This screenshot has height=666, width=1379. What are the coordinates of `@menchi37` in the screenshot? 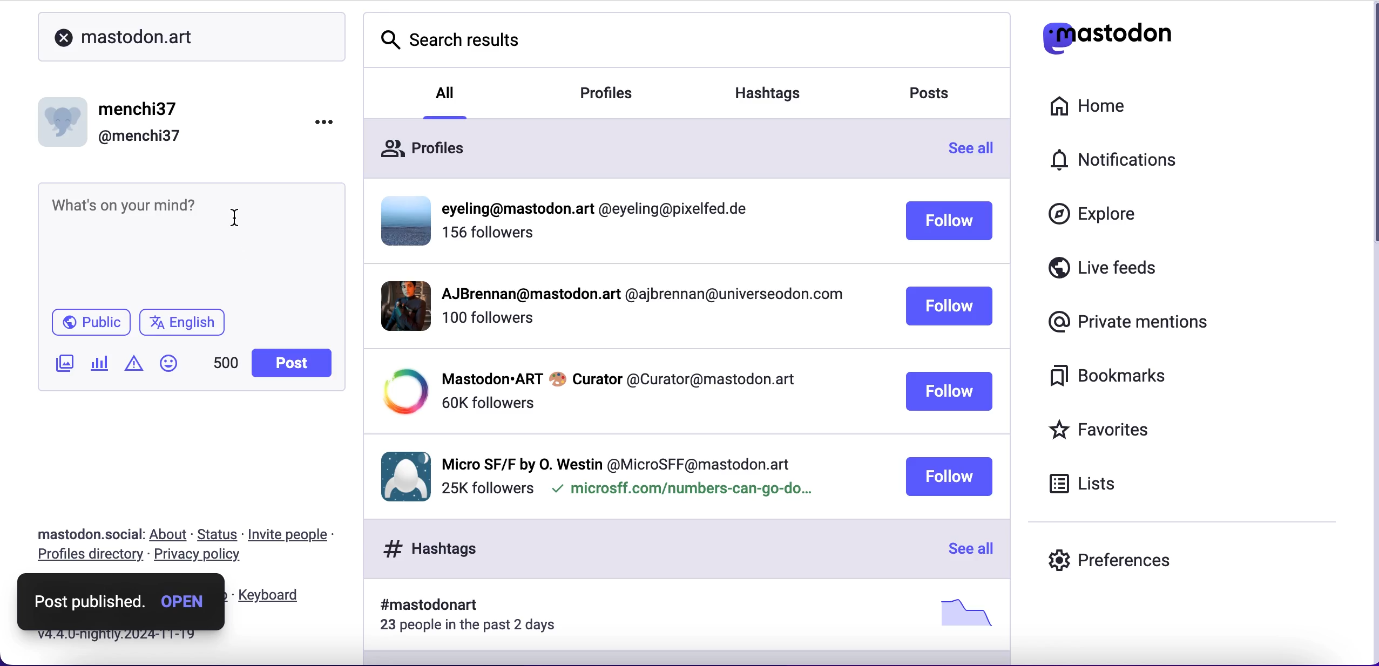 It's located at (140, 137).